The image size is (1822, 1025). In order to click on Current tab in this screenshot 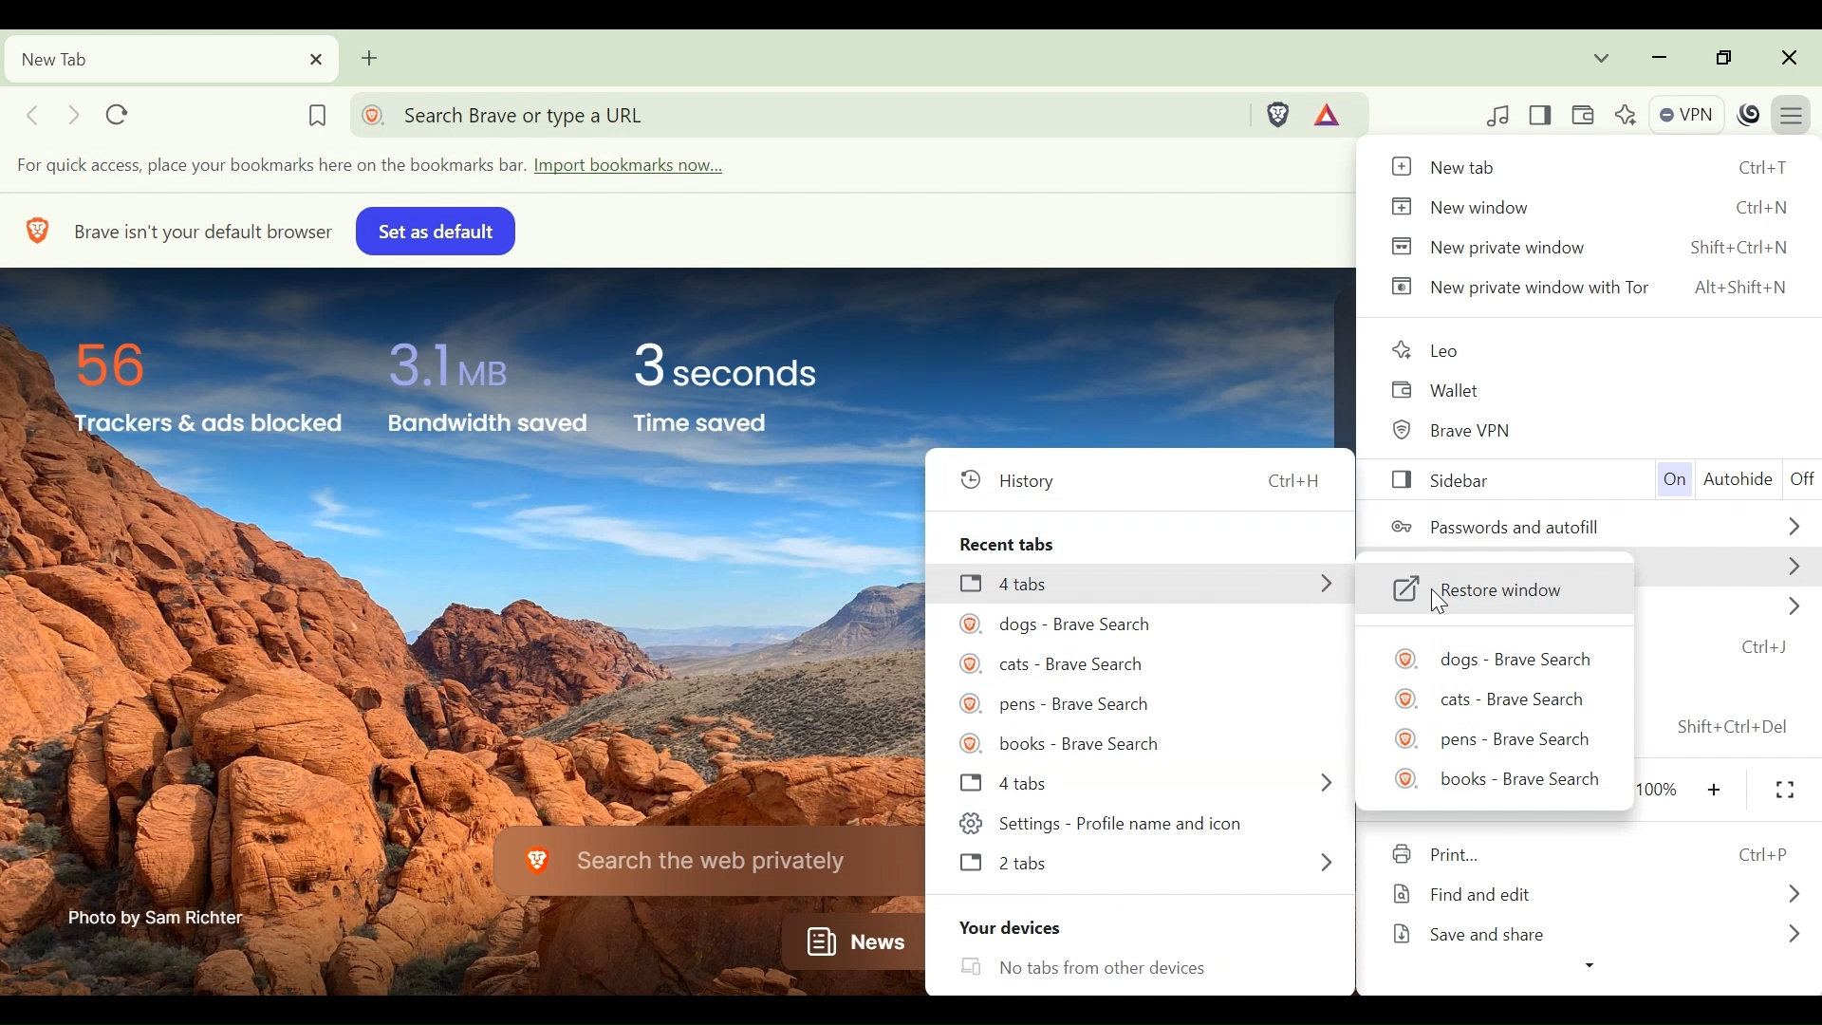, I will do `click(169, 59)`.